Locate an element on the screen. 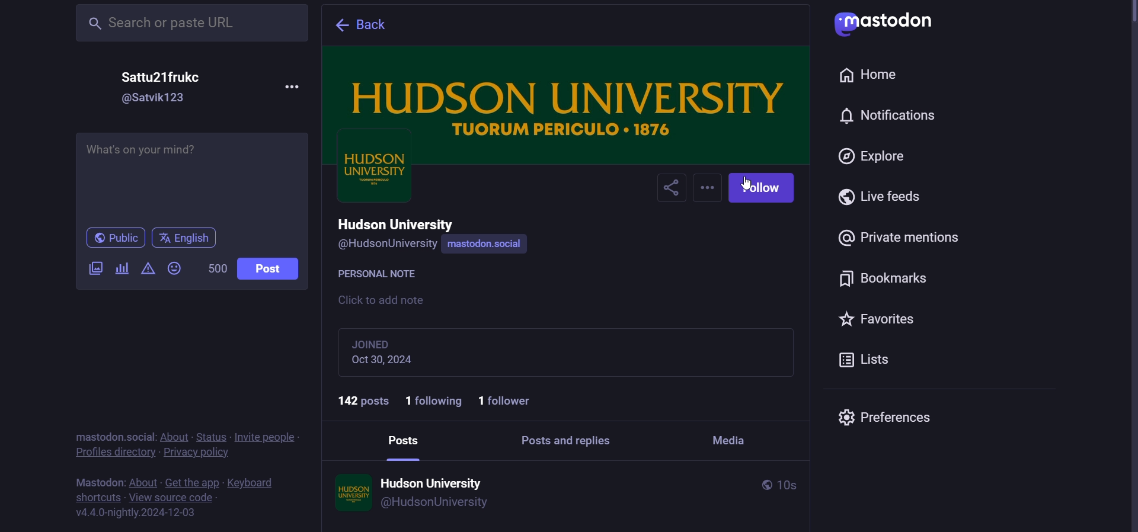 The height and width of the screenshot is (532, 1138). personal note is located at coordinates (381, 272).